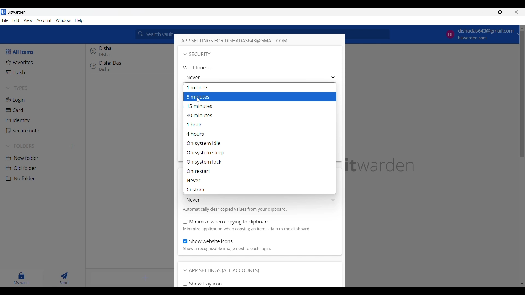 The height and width of the screenshot is (295, 525). Describe the element at coordinates (247, 229) in the screenshot. I see `Description of above toggle` at that location.